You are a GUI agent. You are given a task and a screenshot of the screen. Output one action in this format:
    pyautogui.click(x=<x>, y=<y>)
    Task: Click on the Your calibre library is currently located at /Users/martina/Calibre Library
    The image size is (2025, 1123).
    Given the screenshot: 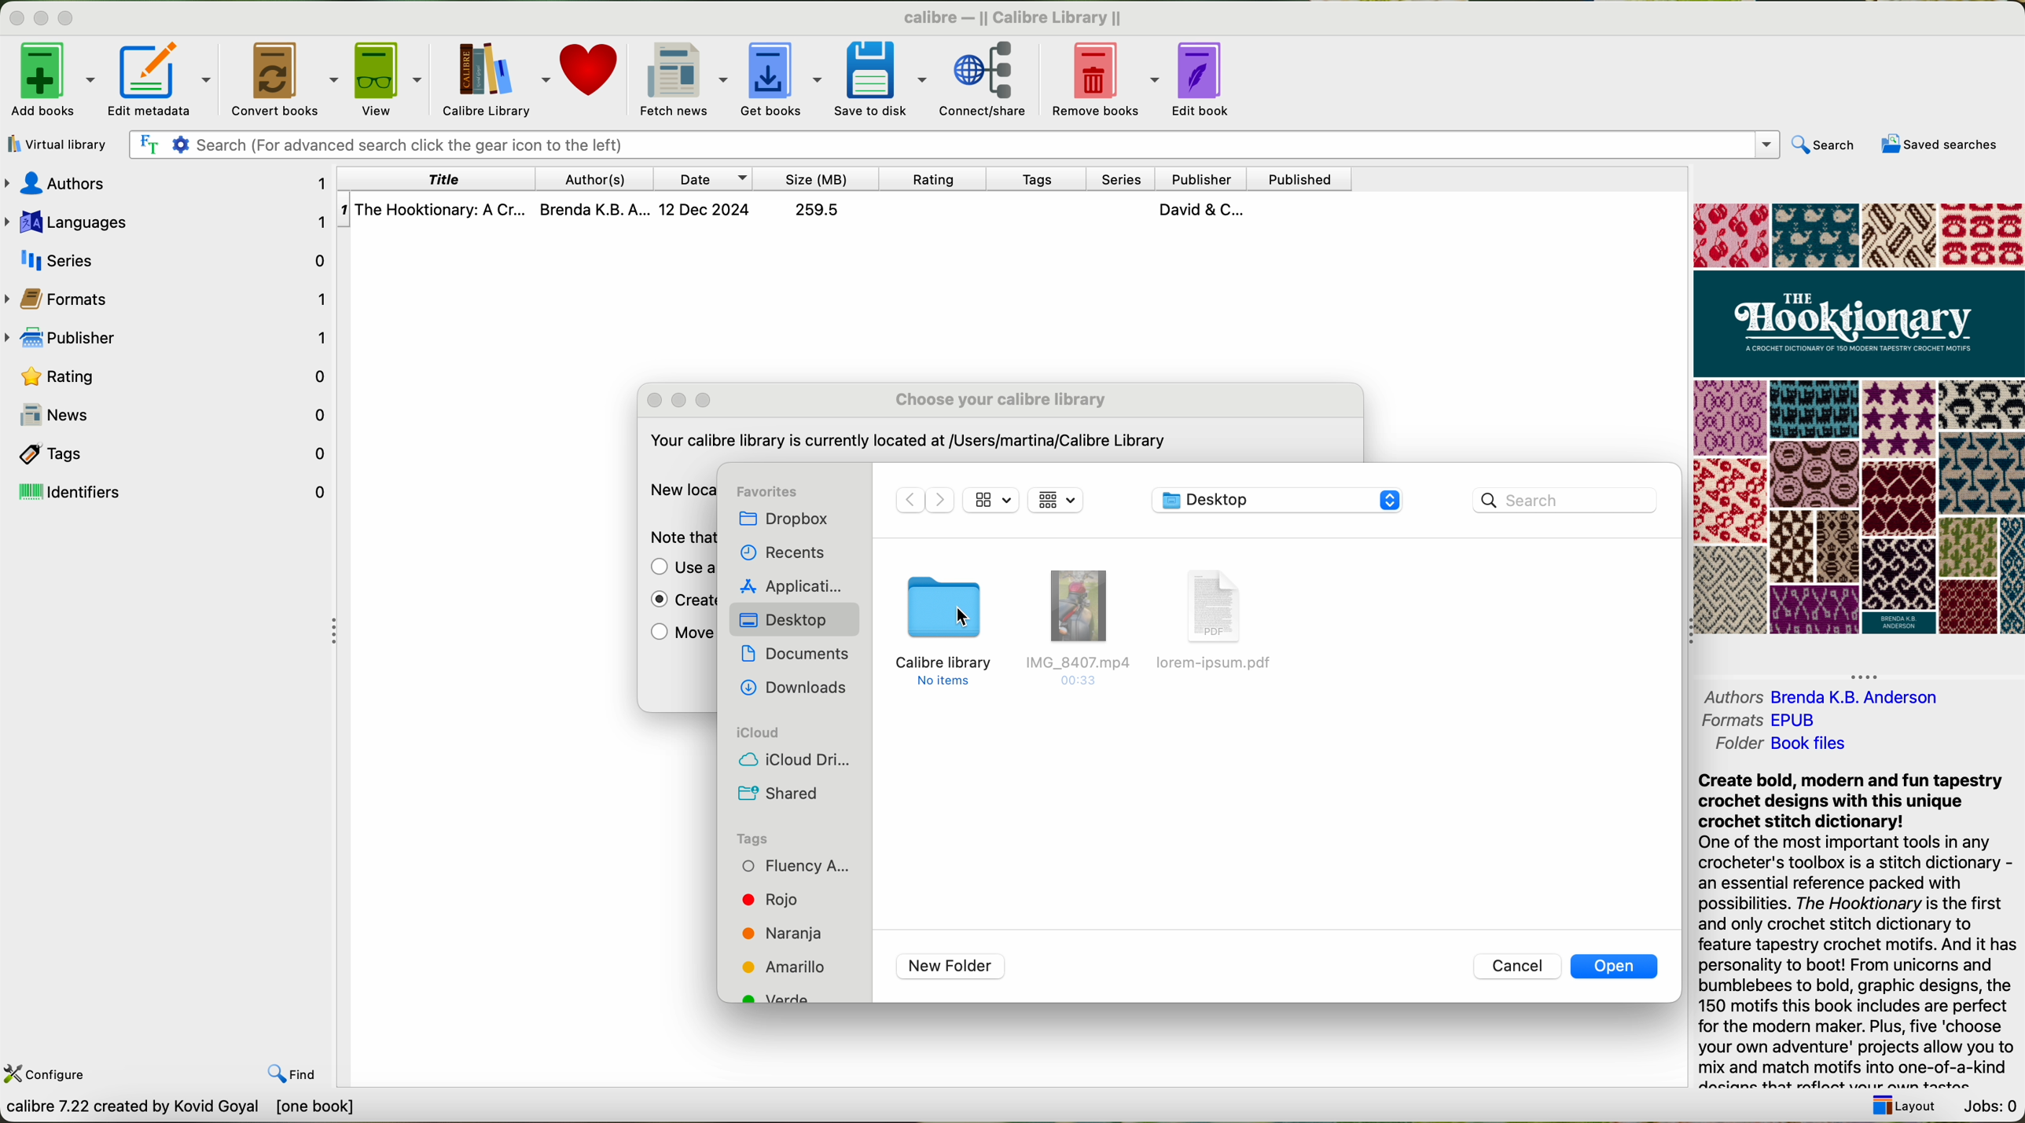 What is the action you would take?
    pyautogui.click(x=911, y=440)
    